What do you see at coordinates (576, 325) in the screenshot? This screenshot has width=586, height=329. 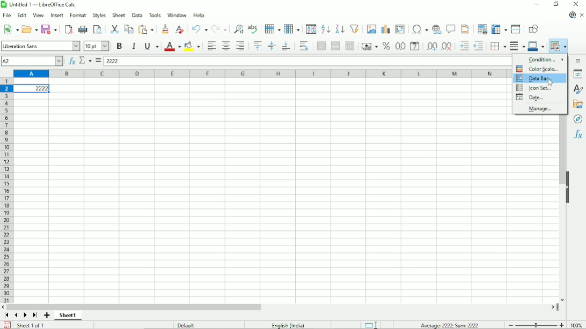 I see `100%` at bounding box center [576, 325].